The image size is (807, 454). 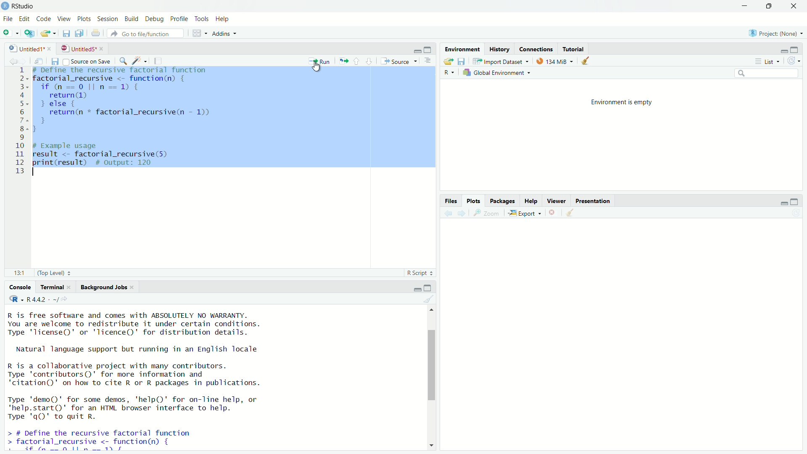 I want to click on Background Jobs, so click(x=106, y=287).